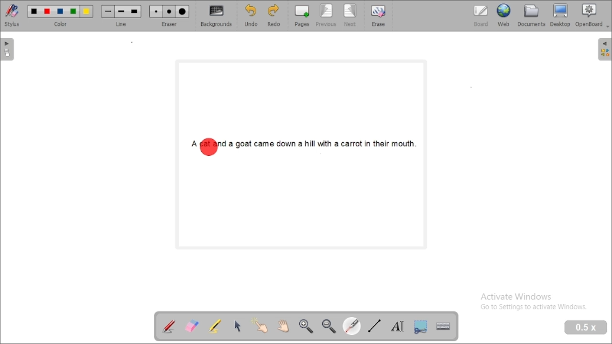 Image resolution: width=612 pixels, height=344 pixels. I want to click on write text, so click(397, 326).